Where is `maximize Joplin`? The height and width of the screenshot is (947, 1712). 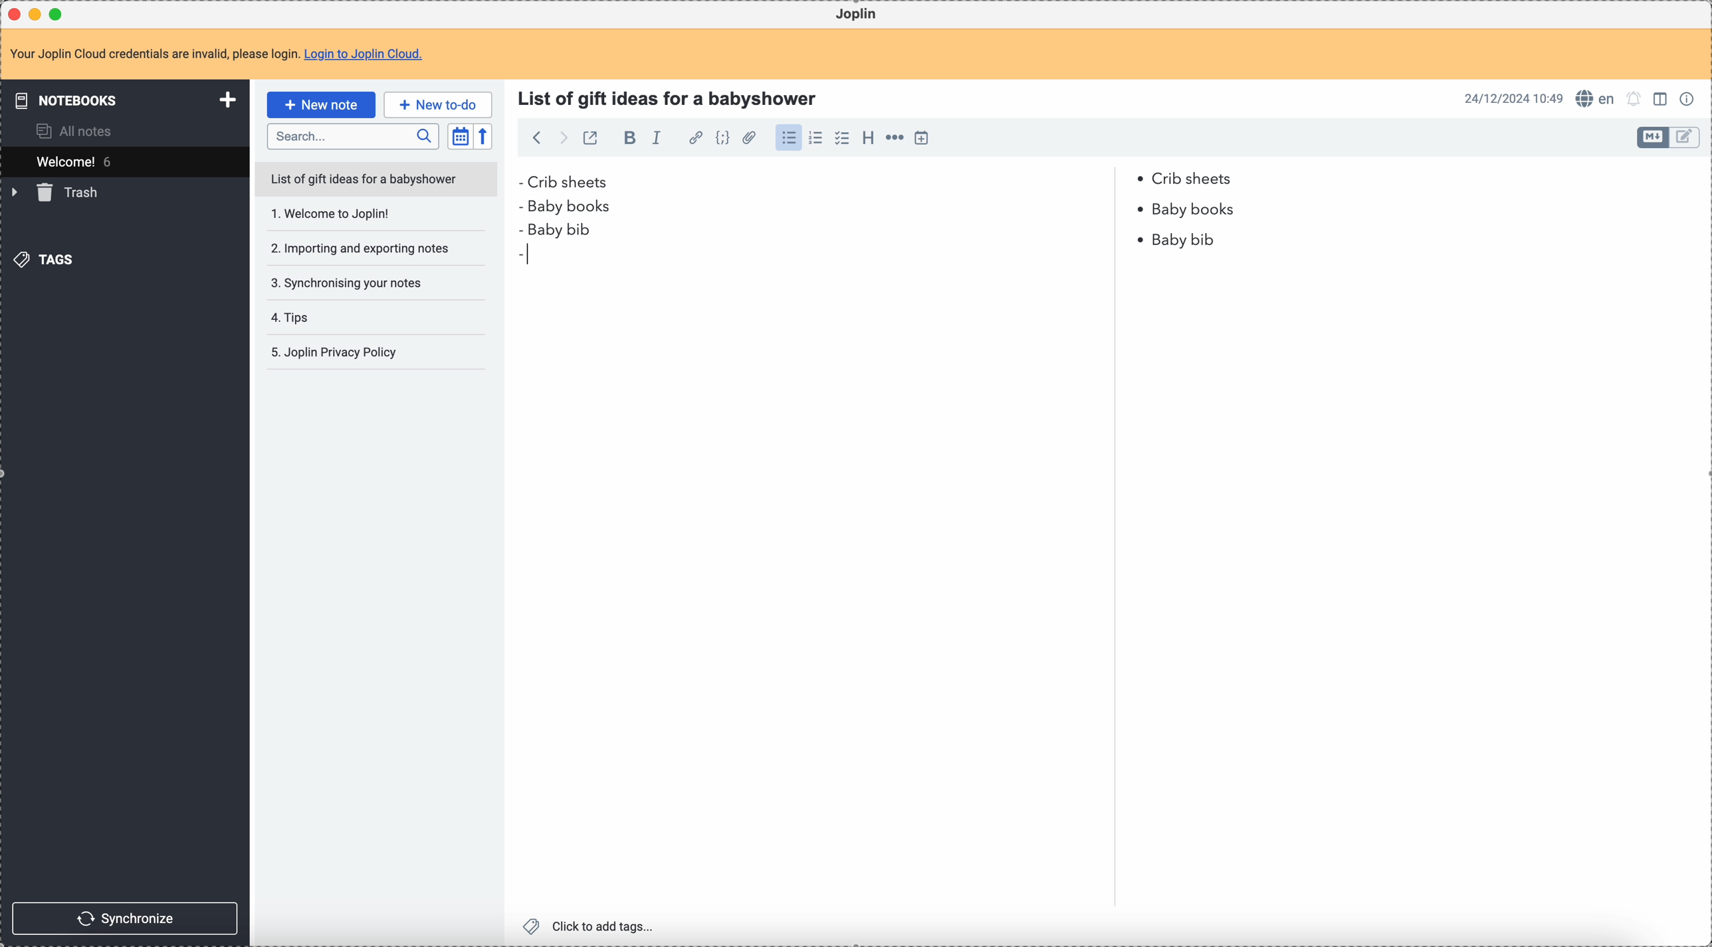
maximize Joplin is located at coordinates (59, 13).